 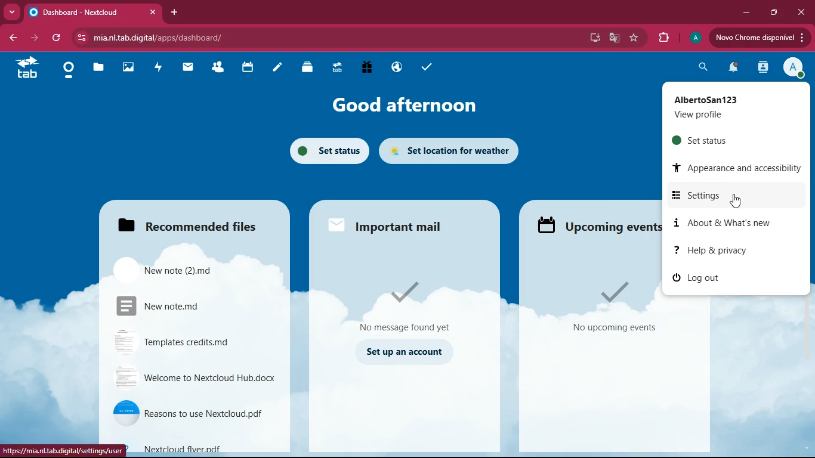 What do you see at coordinates (760, 38) in the screenshot?
I see `update` at bounding box center [760, 38].